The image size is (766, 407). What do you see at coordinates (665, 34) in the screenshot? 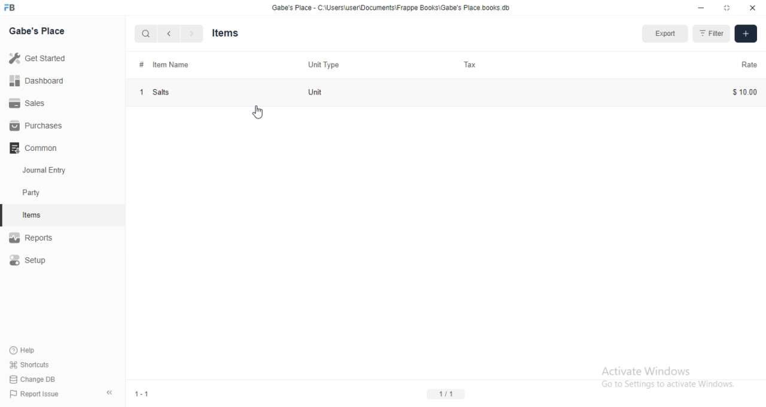
I see `Export.` at bounding box center [665, 34].